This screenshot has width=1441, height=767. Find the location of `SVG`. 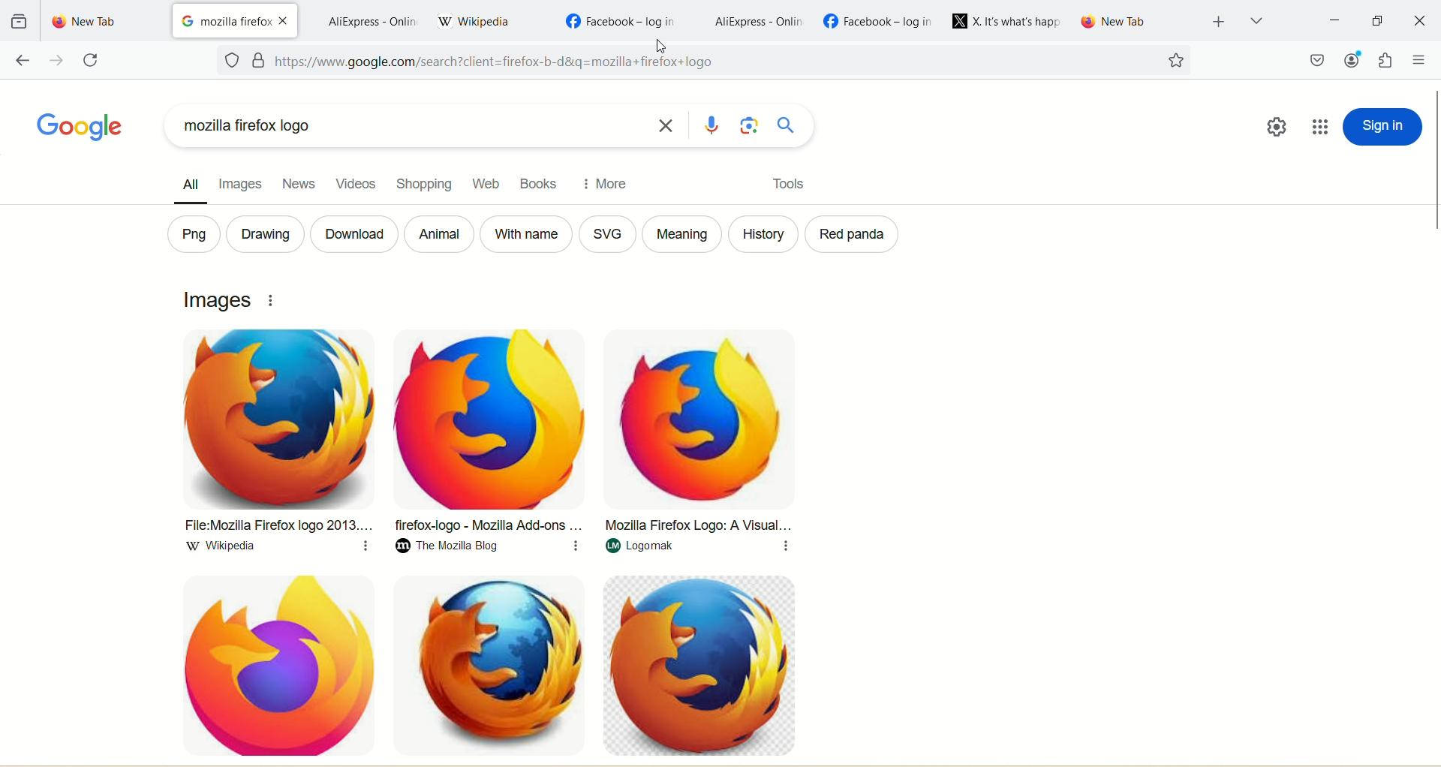

SVG is located at coordinates (606, 234).